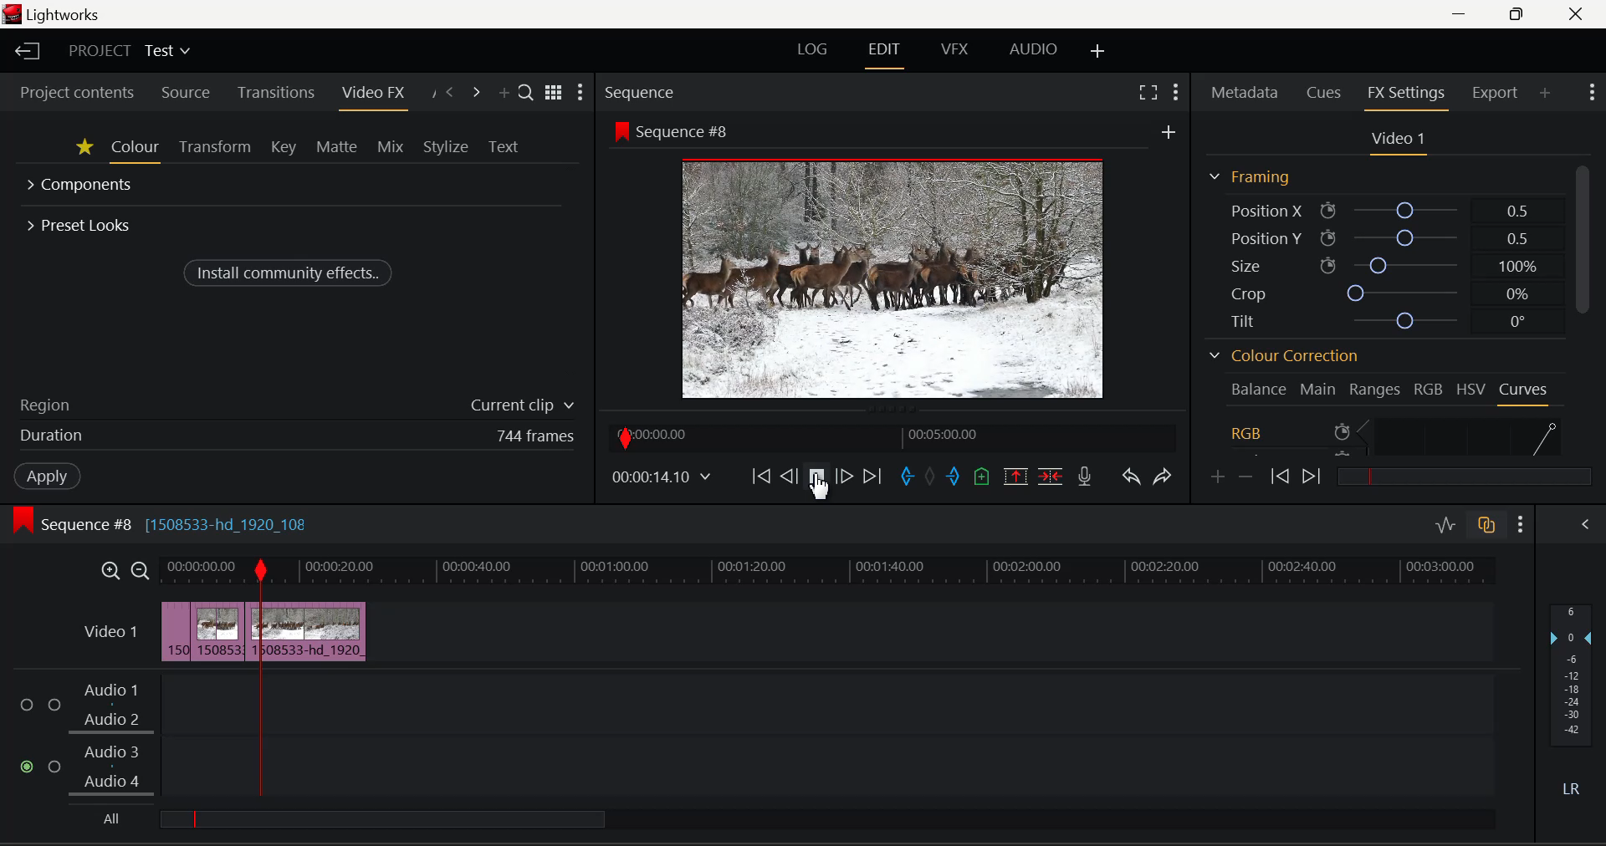 The image size is (1606, 846). Describe the element at coordinates (1375, 389) in the screenshot. I see `Ranges` at that location.